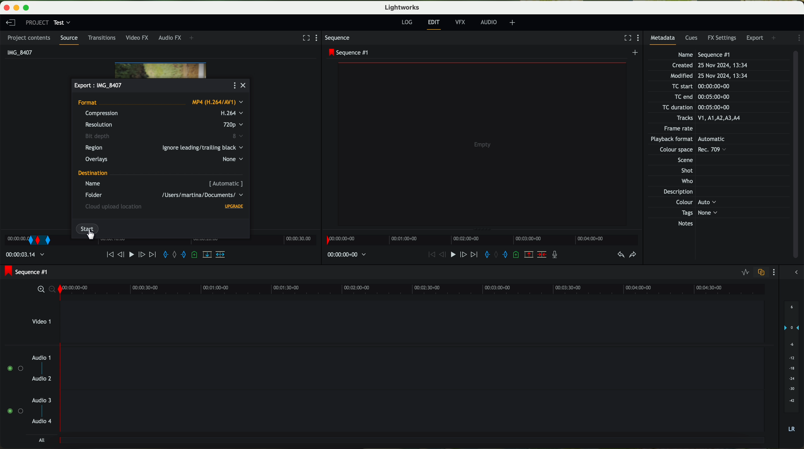 This screenshot has height=449, width=804. I want to click on undo, so click(620, 255).